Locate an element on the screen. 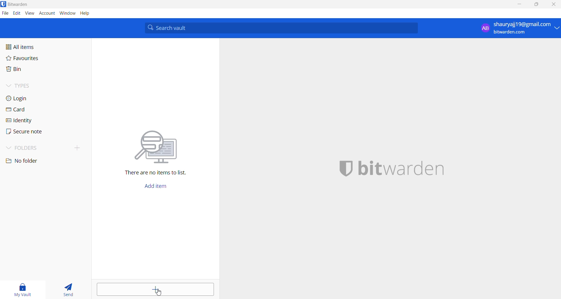  add entry is located at coordinates (156, 289).